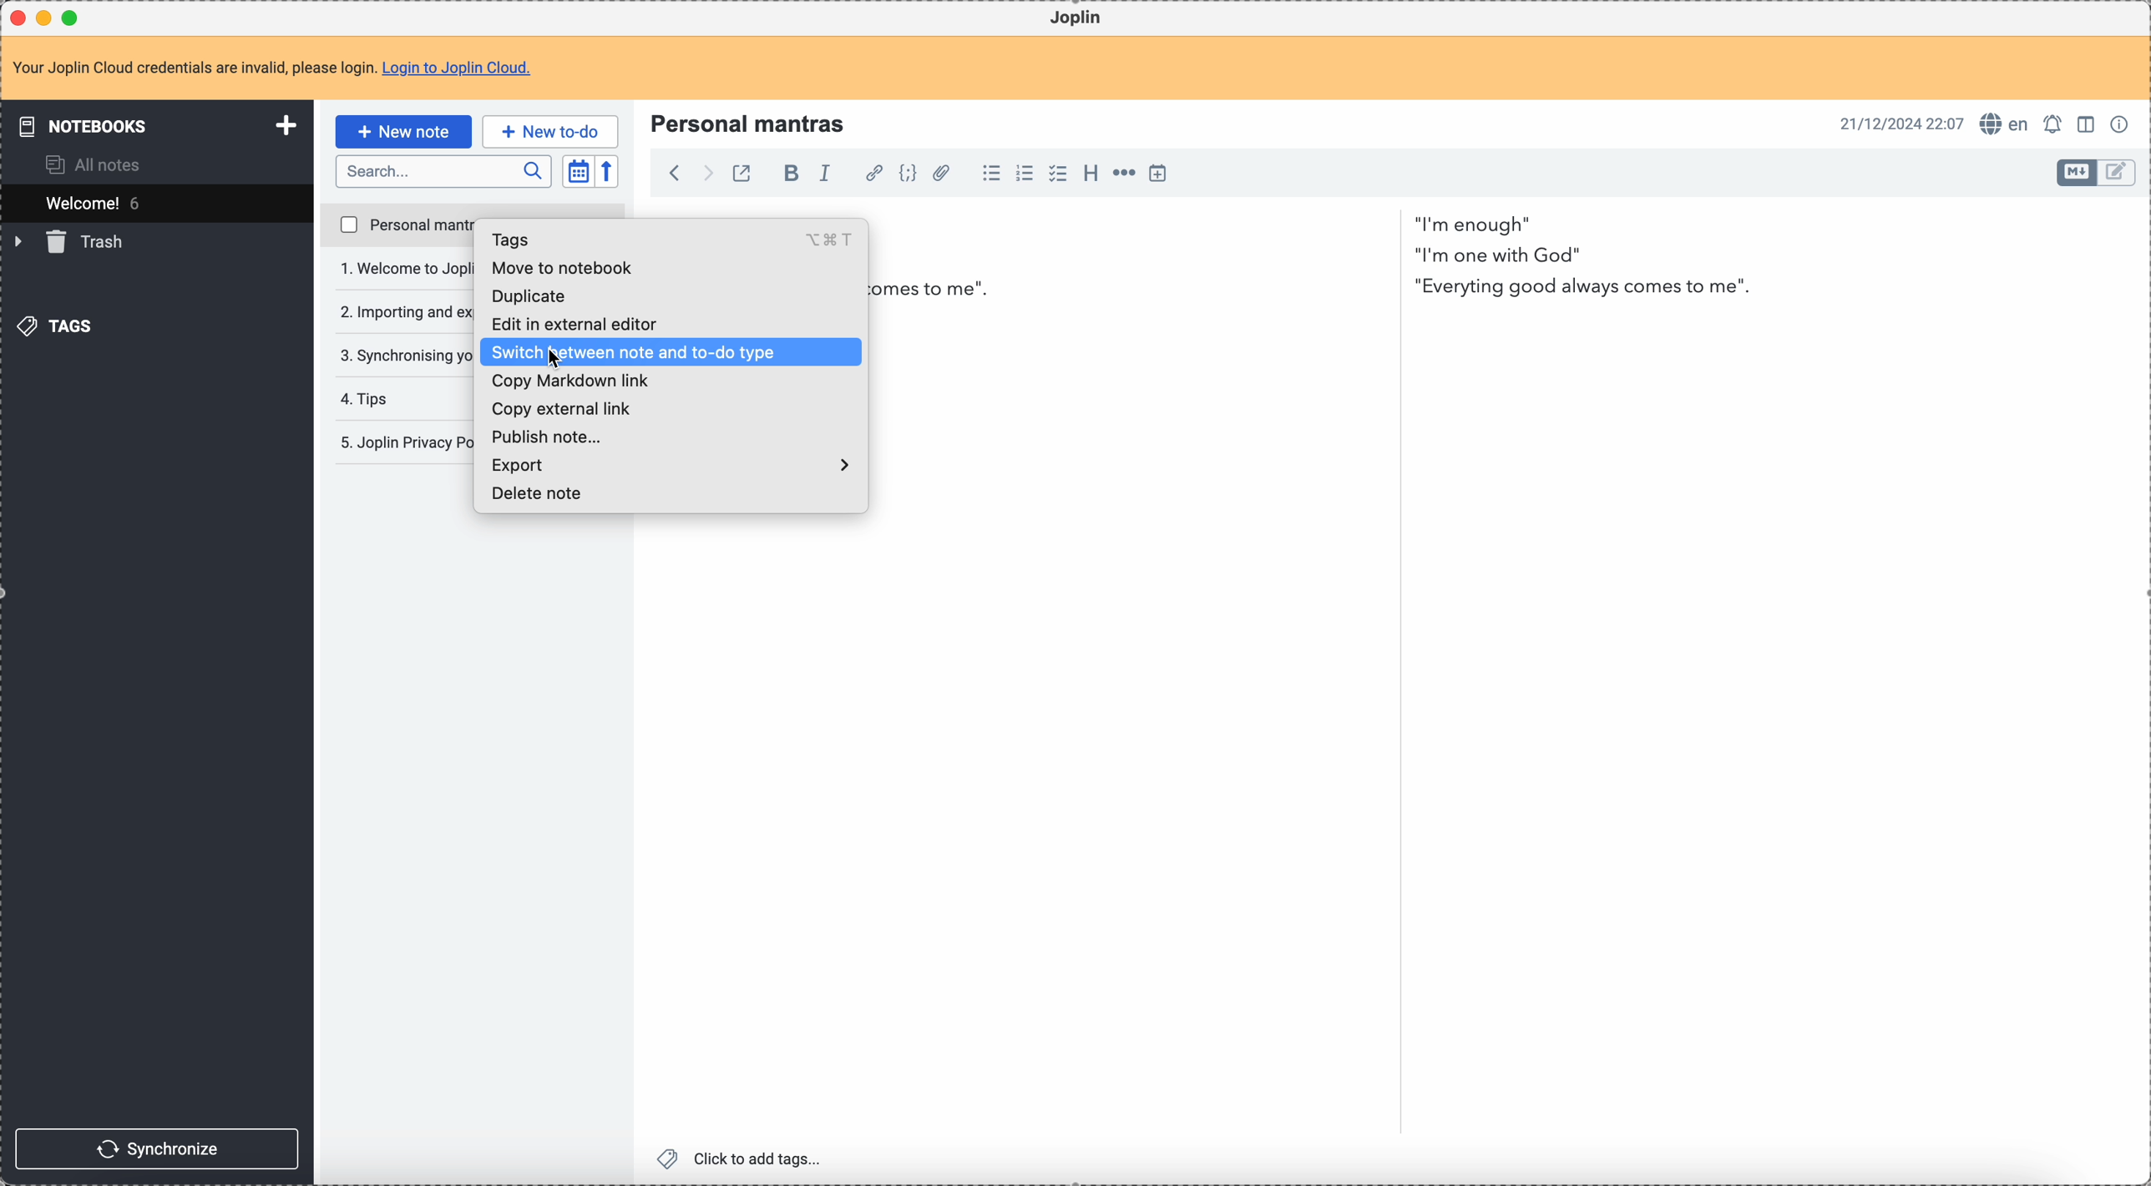 The height and width of the screenshot is (1186, 2151). Describe the element at coordinates (744, 175) in the screenshot. I see `toggle external editing` at that location.